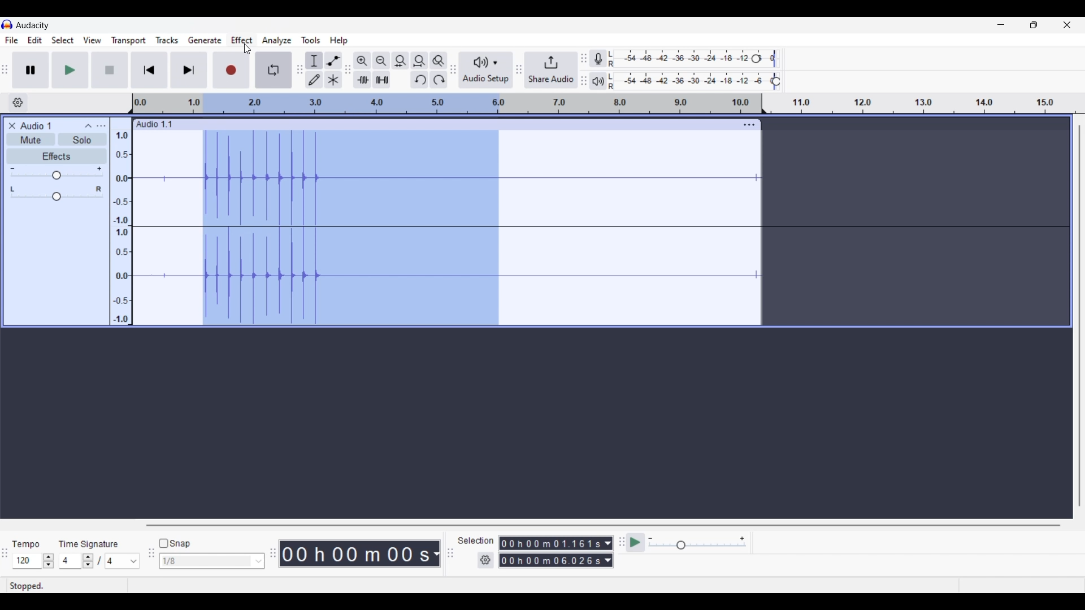 Image resolution: width=1085 pixels, height=610 pixels. I want to click on Scale, so click(447, 103).